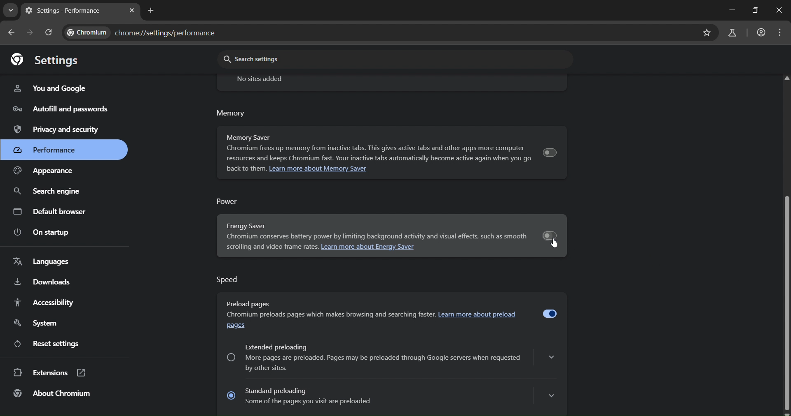  Describe the element at coordinates (11, 32) in the screenshot. I see `go back onne page` at that location.